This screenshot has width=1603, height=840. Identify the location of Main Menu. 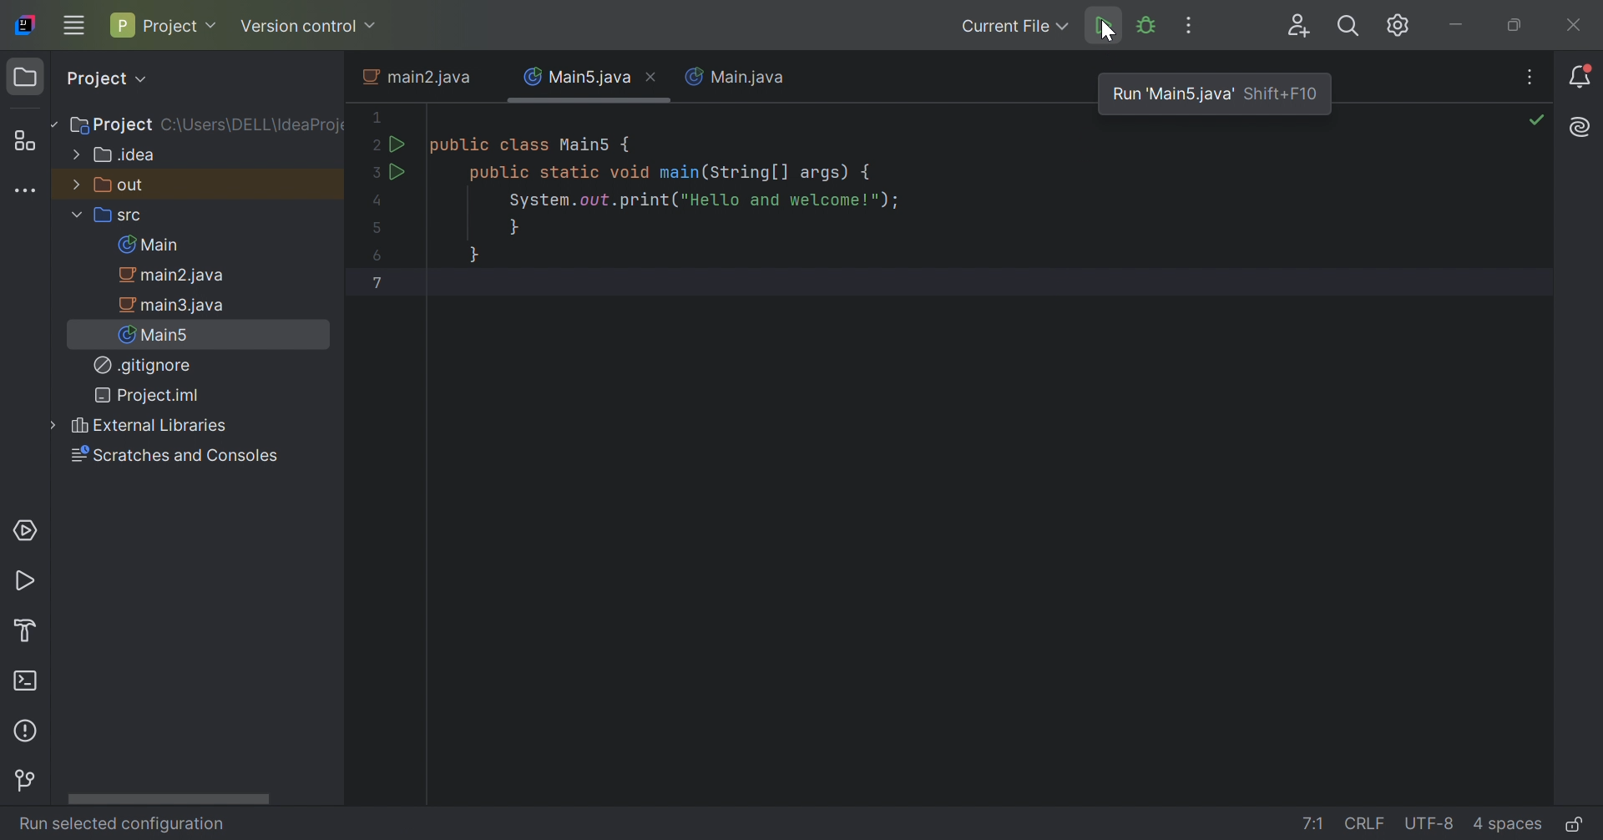
(73, 27).